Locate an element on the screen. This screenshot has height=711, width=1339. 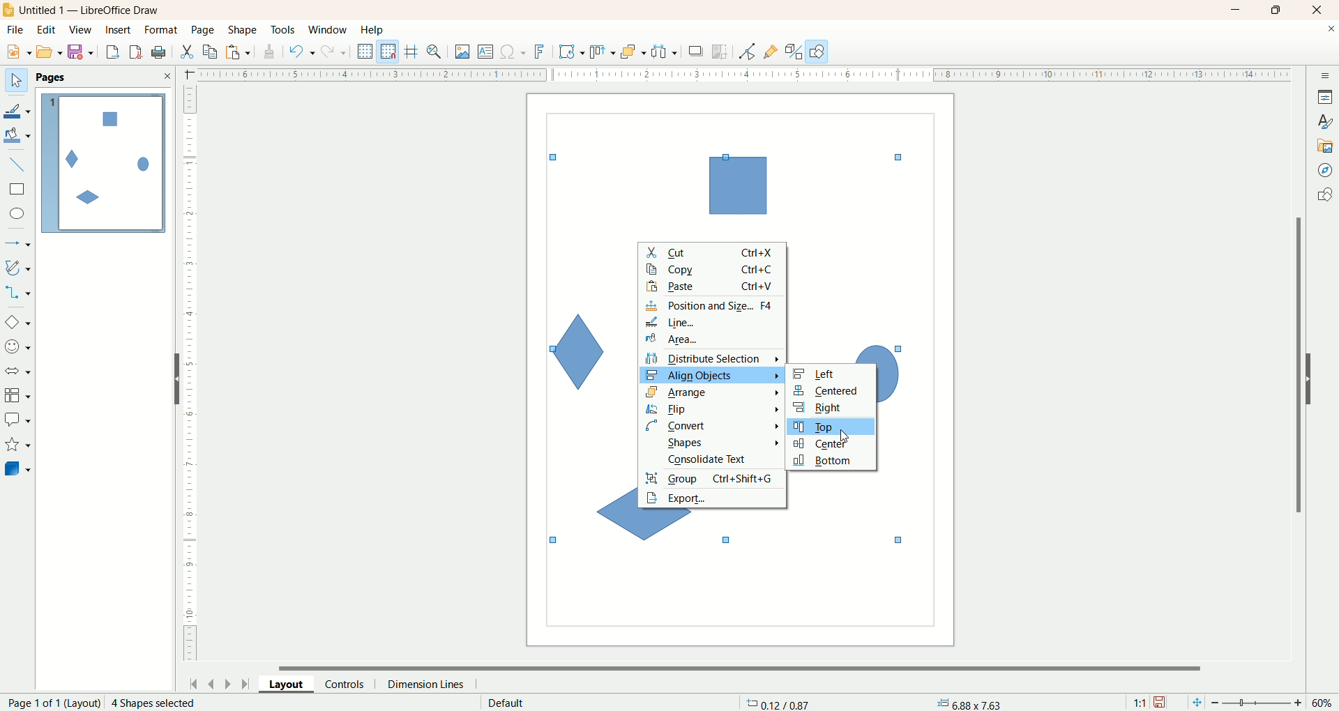
fit to current window is located at coordinates (1195, 703).